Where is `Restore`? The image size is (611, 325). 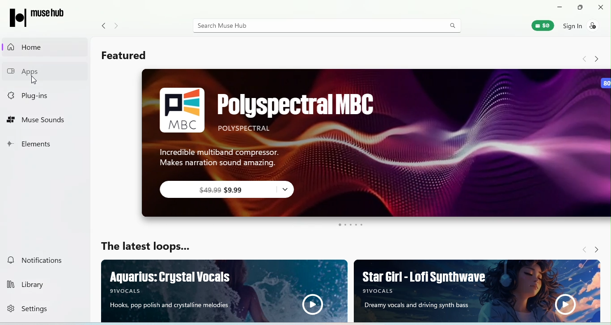
Restore is located at coordinates (578, 8).